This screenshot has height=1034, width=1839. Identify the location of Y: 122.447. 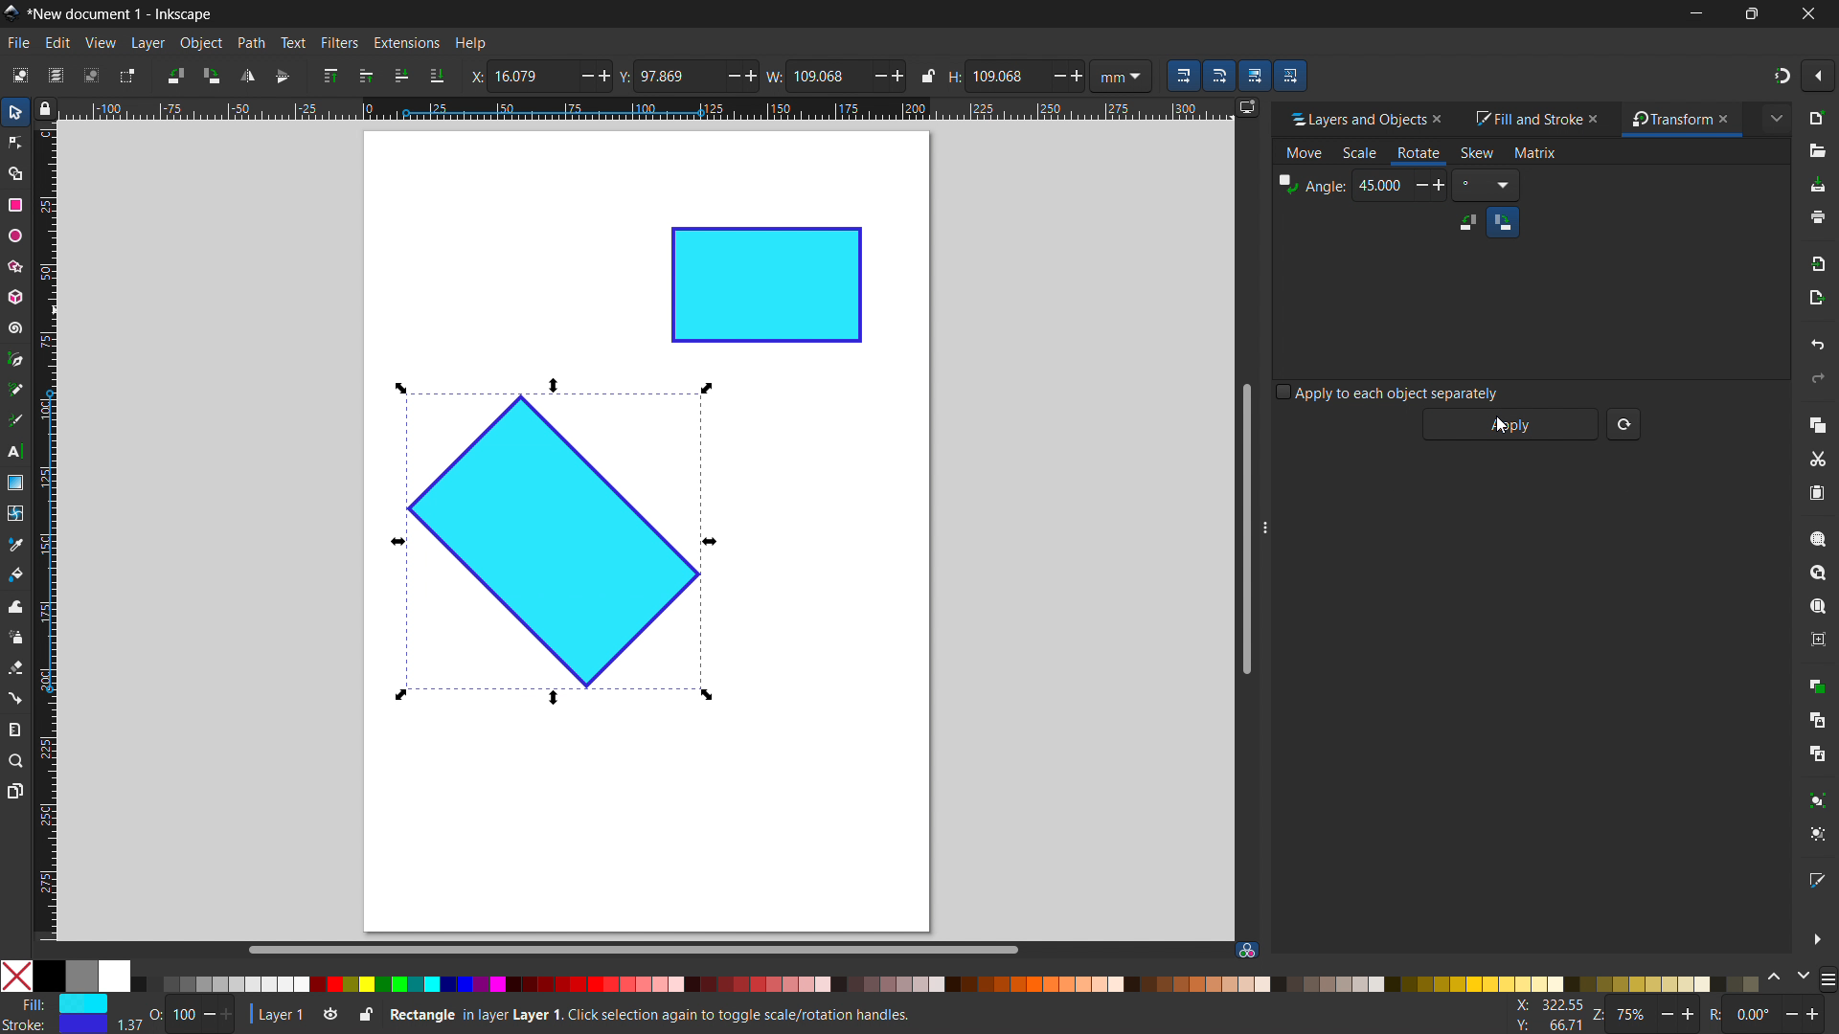
(665, 76).